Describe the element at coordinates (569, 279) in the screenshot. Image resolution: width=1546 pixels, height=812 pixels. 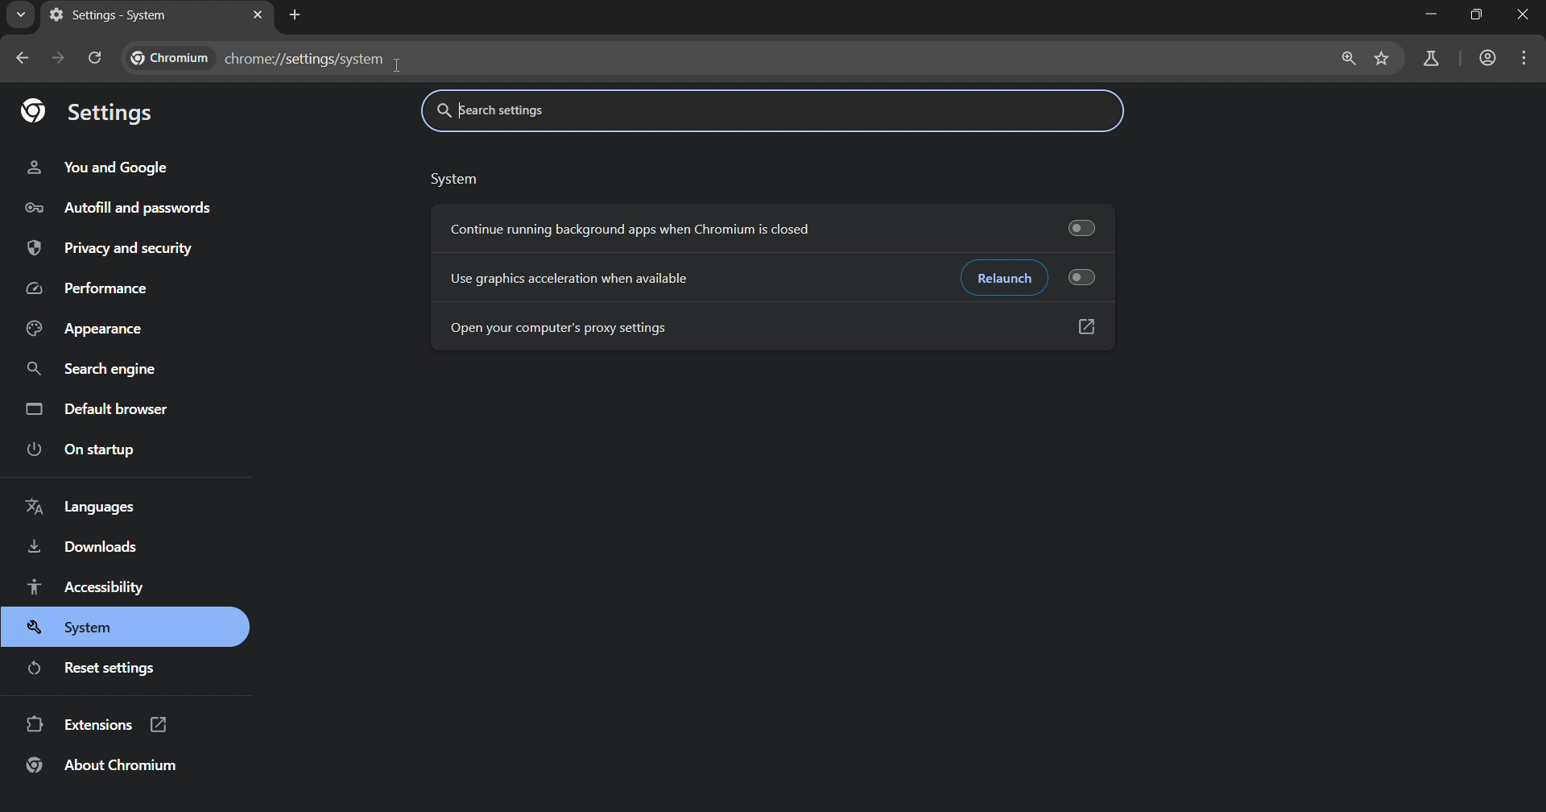
I see `use acceleration when available` at that location.